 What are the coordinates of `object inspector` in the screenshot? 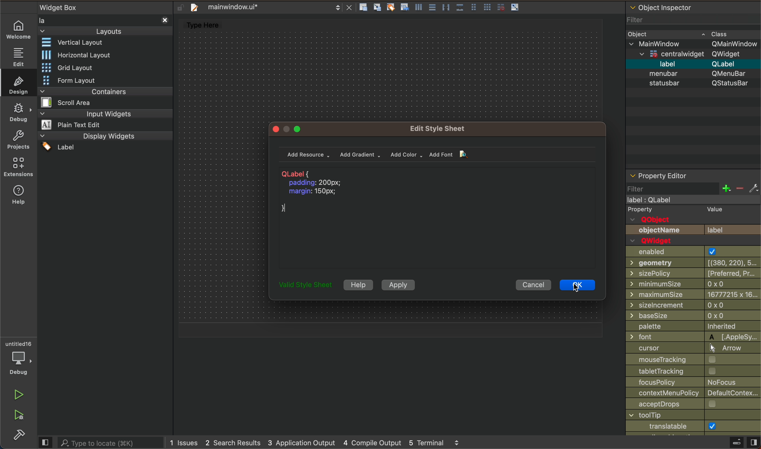 It's located at (692, 7).